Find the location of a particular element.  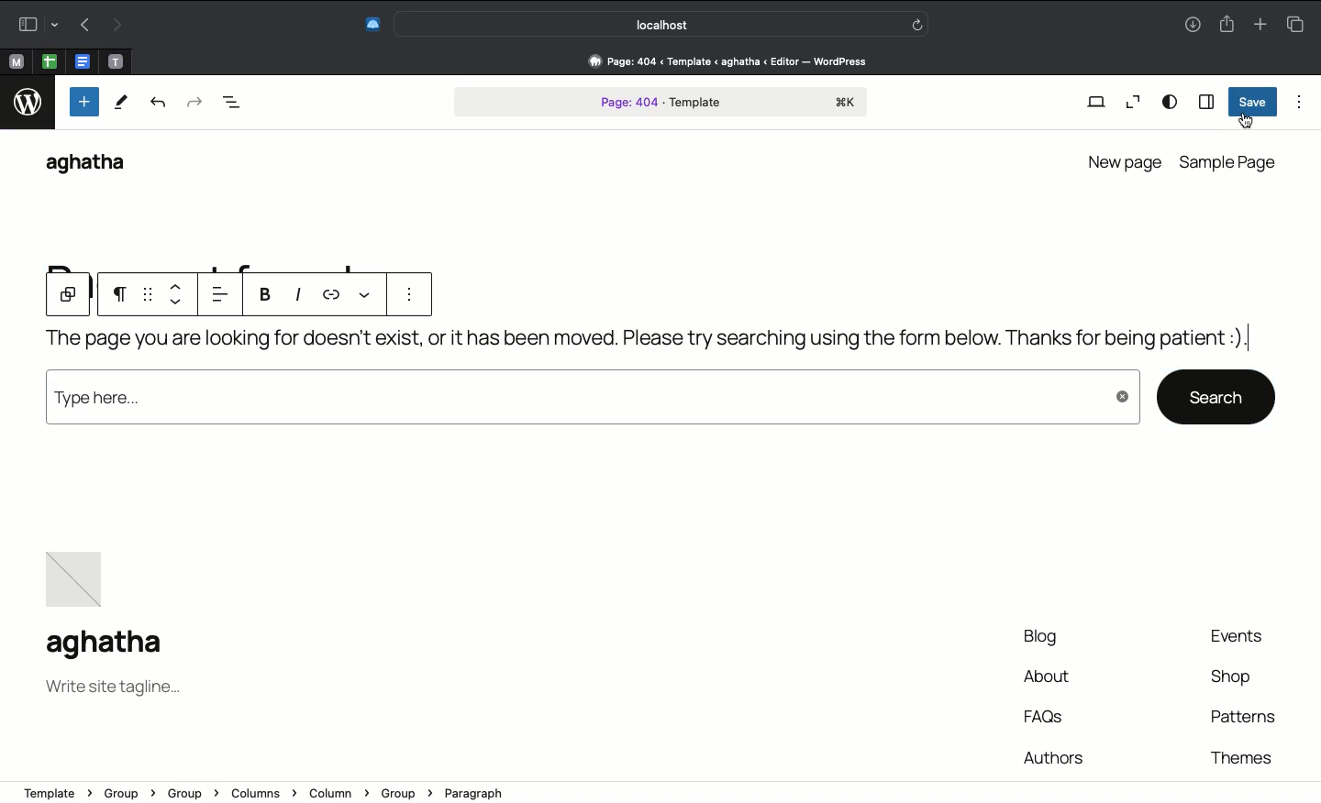

Events is located at coordinates (1246, 637).